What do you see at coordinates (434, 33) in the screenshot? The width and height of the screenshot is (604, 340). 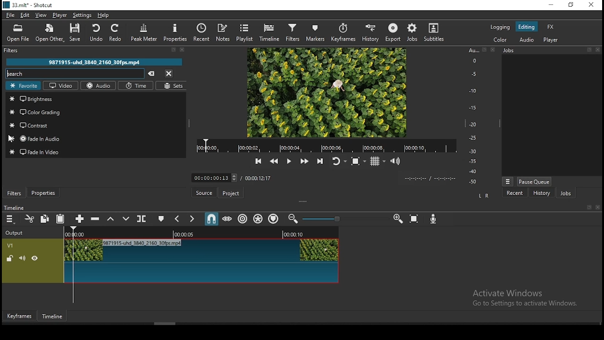 I see `subtitles` at bounding box center [434, 33].